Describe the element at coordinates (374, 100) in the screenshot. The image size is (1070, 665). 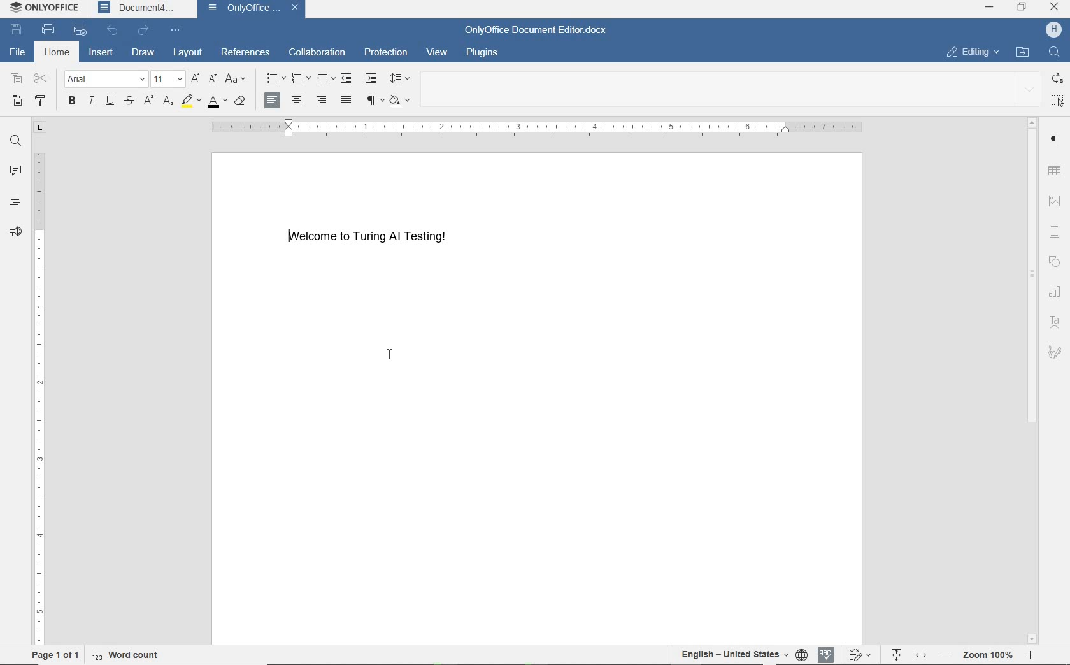
I see `nonprinting characters` at that location.